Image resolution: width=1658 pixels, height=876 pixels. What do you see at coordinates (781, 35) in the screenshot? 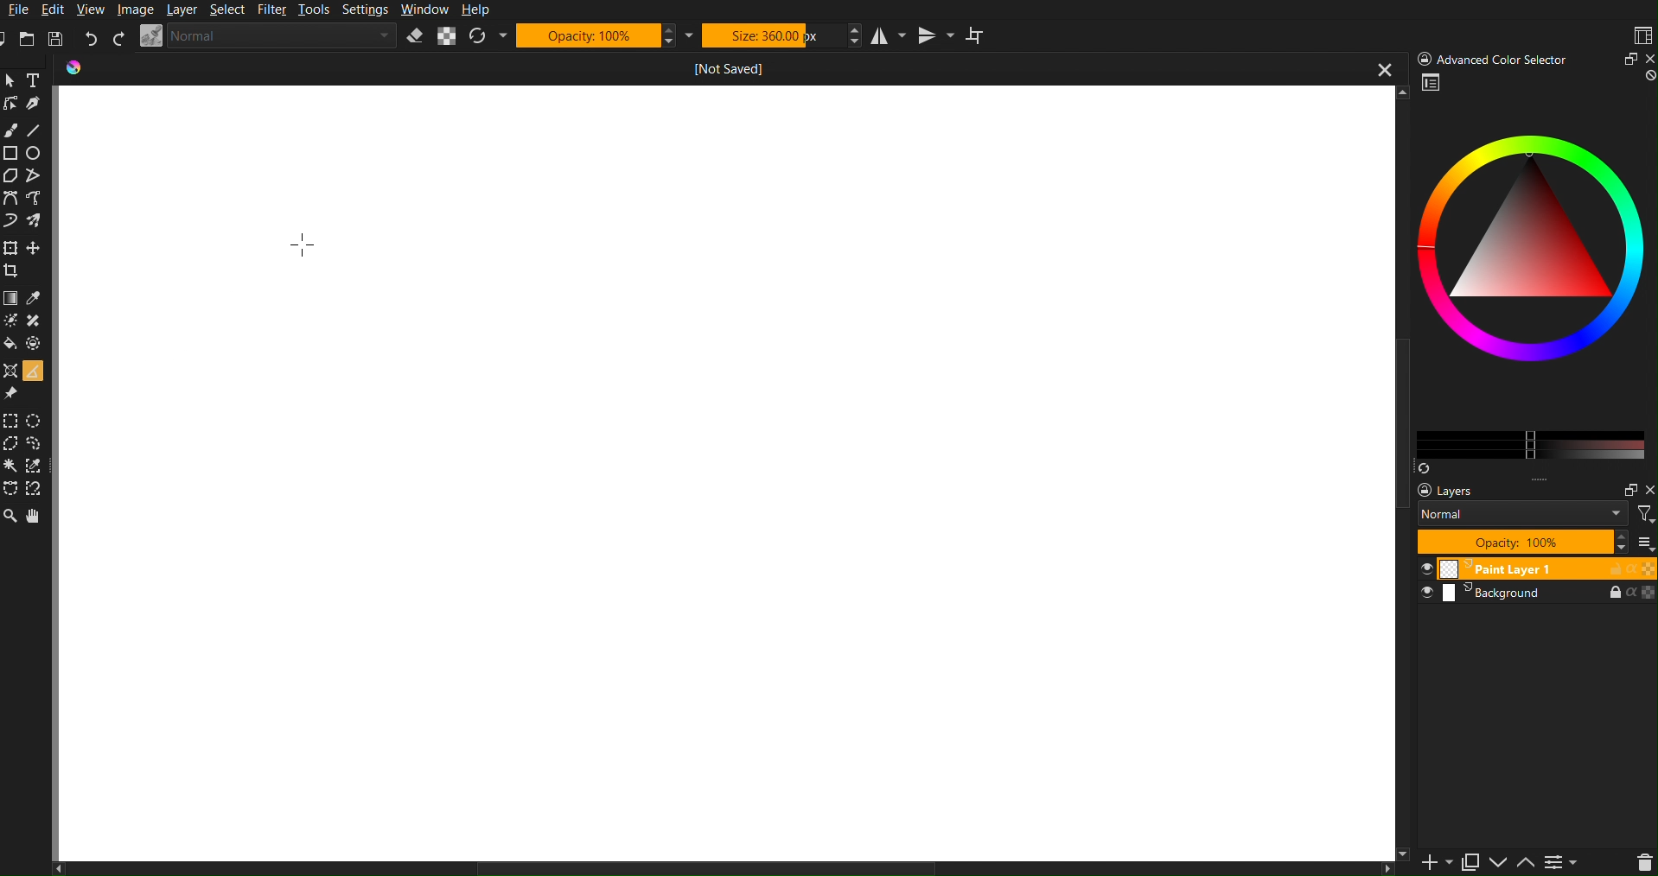
I see `Size` at bounding box center [781, 35].